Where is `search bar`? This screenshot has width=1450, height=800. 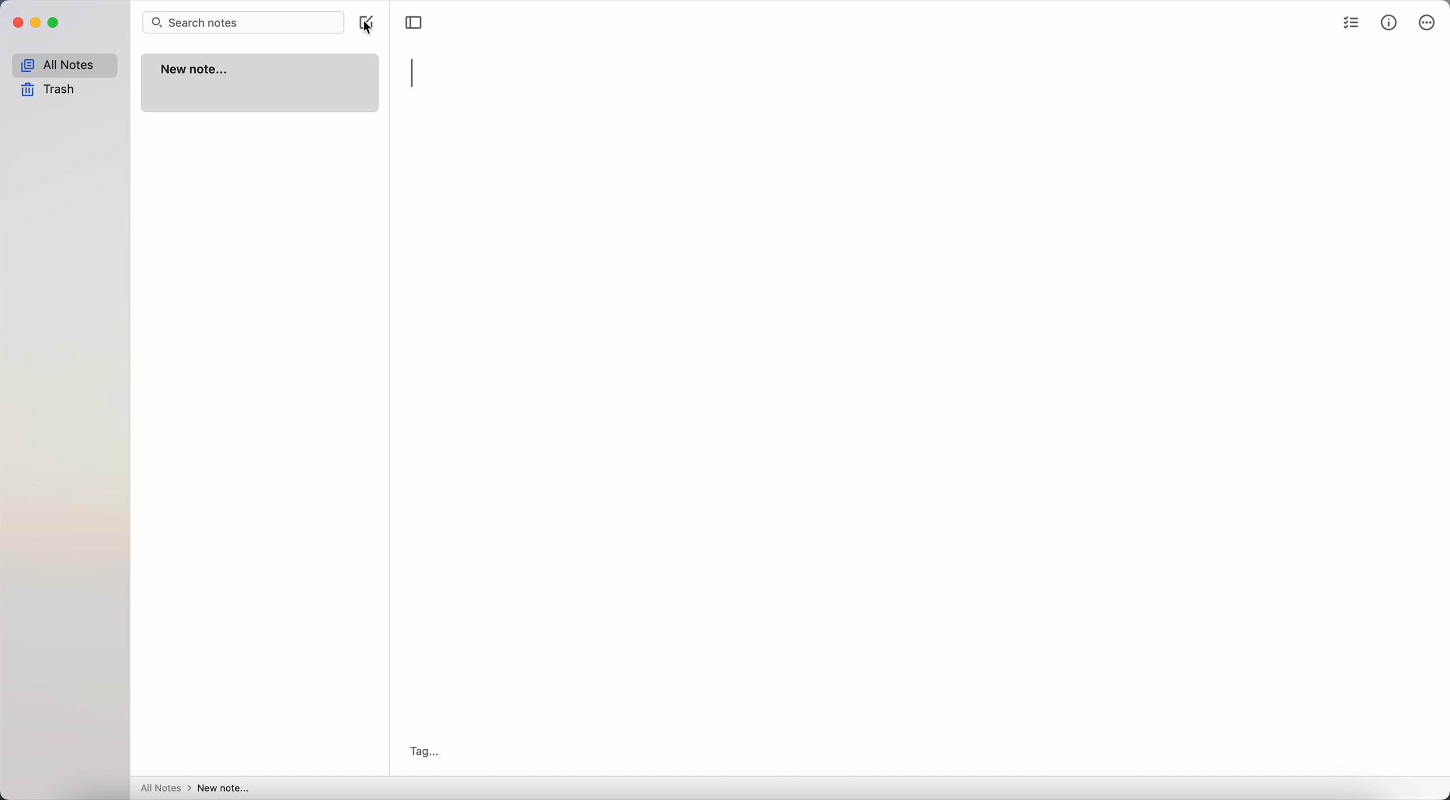 search bar is located at coordinates (242, 22).